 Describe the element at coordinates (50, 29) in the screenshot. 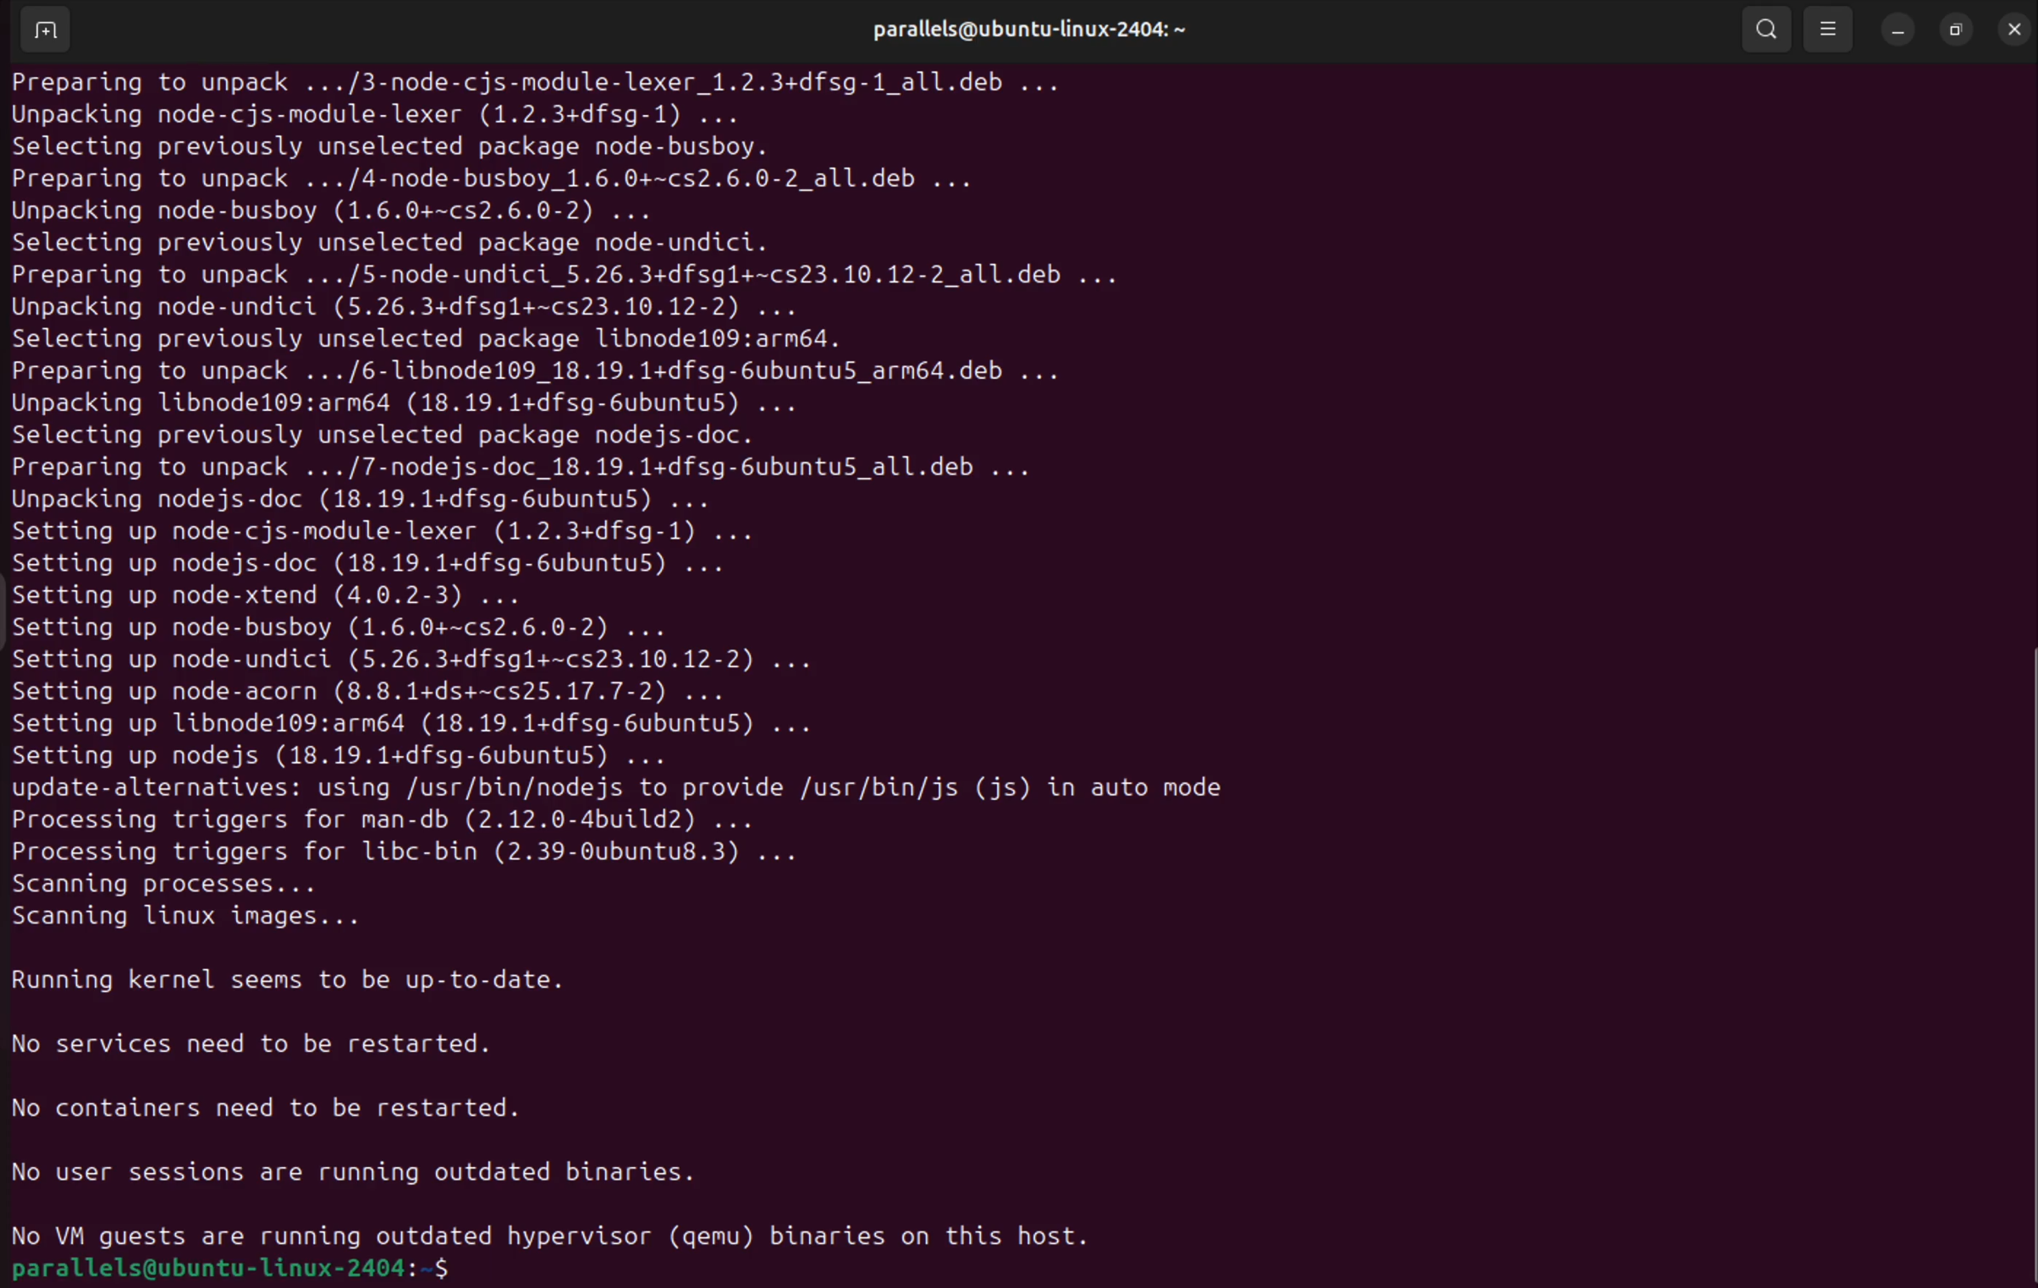

I see `add terminal` at that location.